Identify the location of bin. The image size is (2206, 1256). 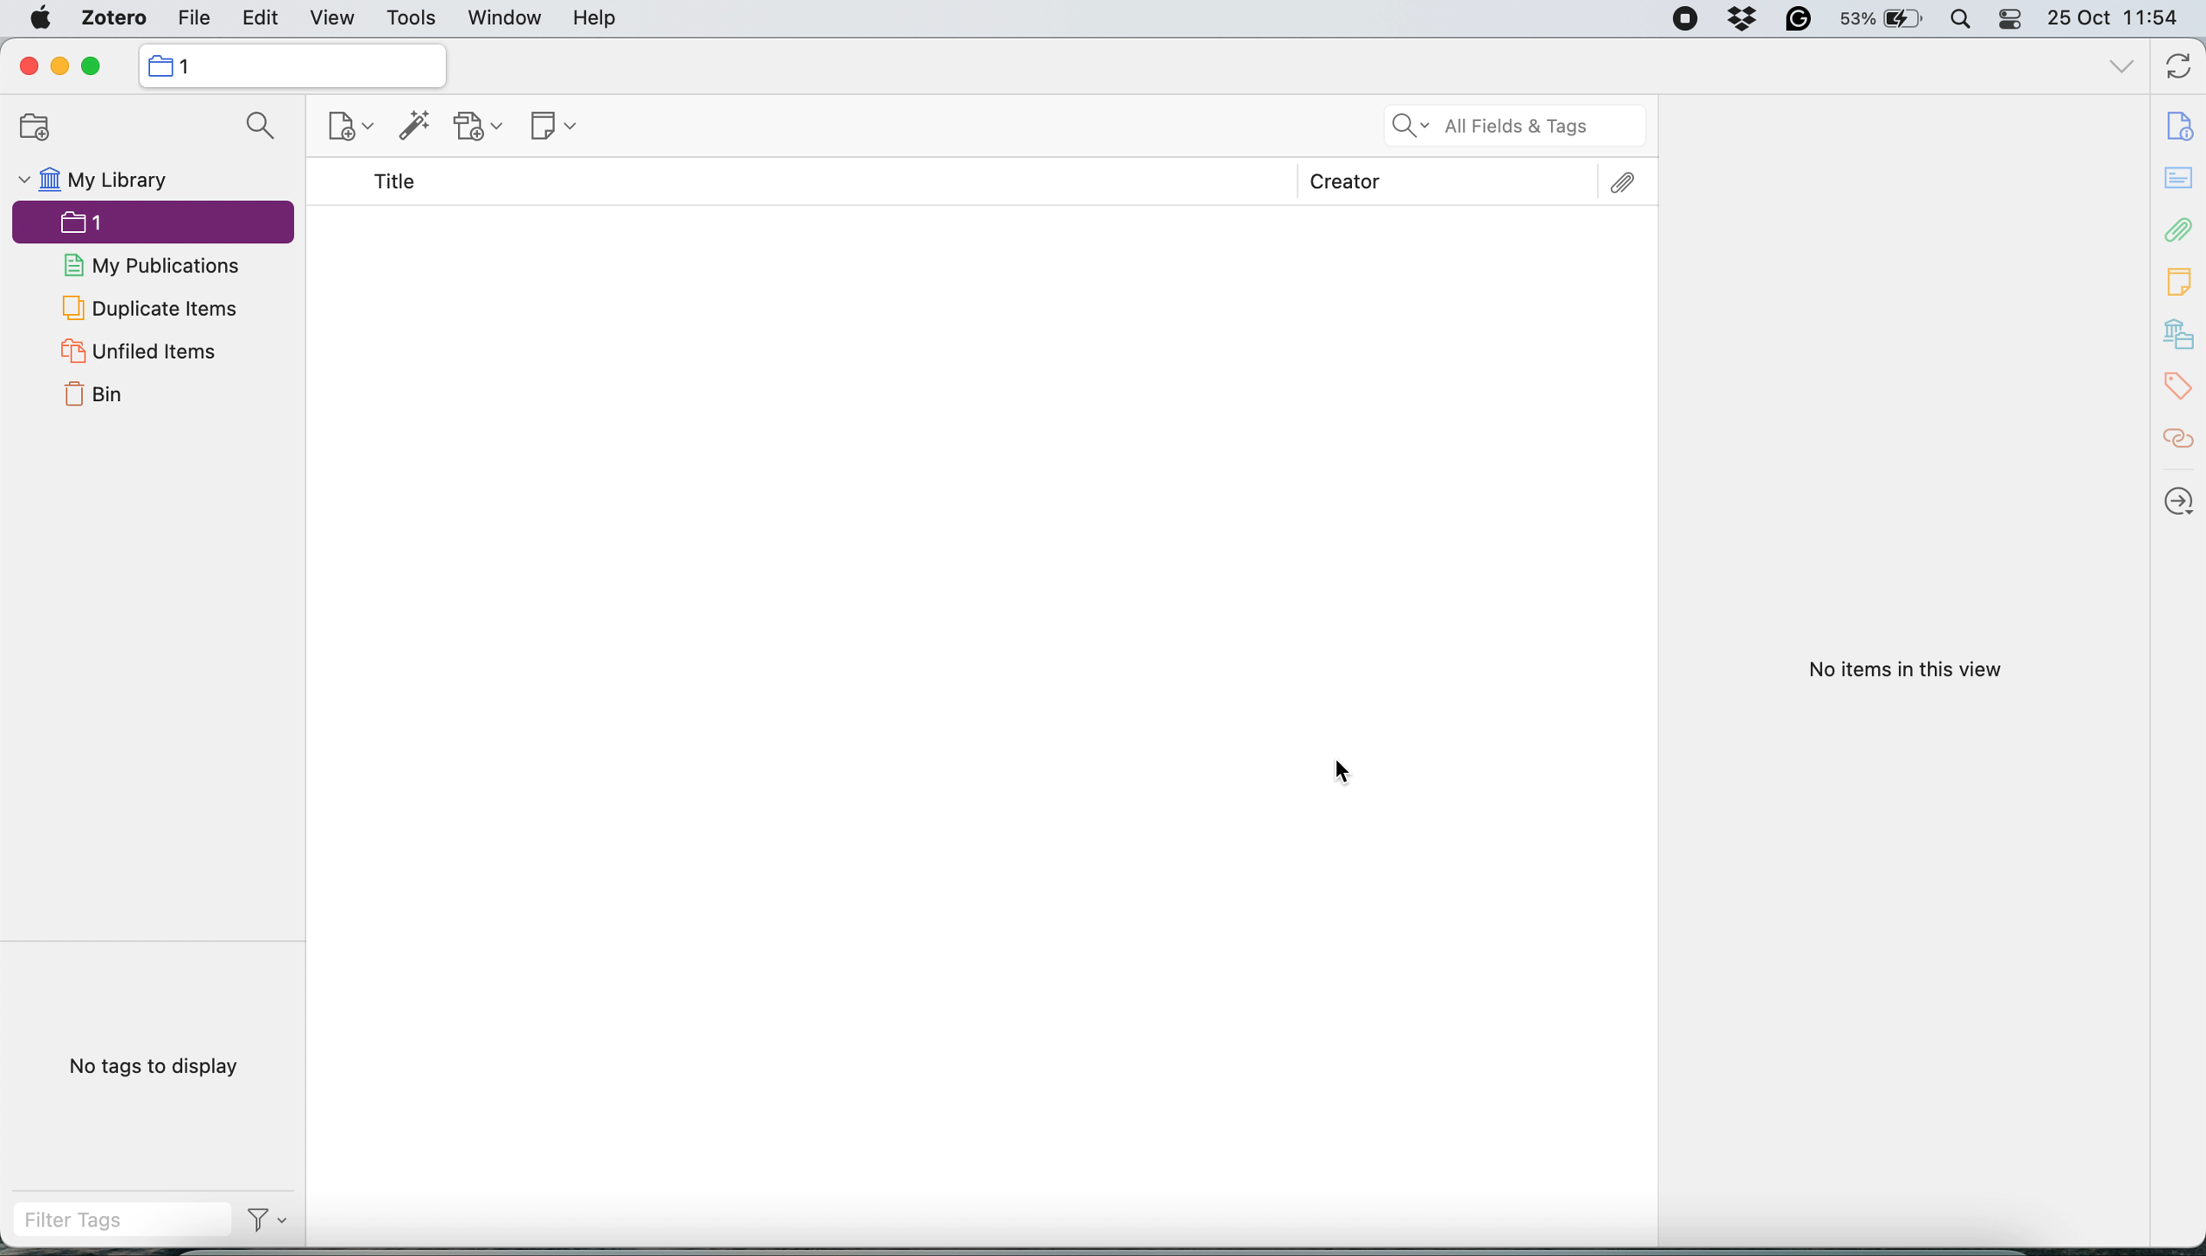
(101, 394).